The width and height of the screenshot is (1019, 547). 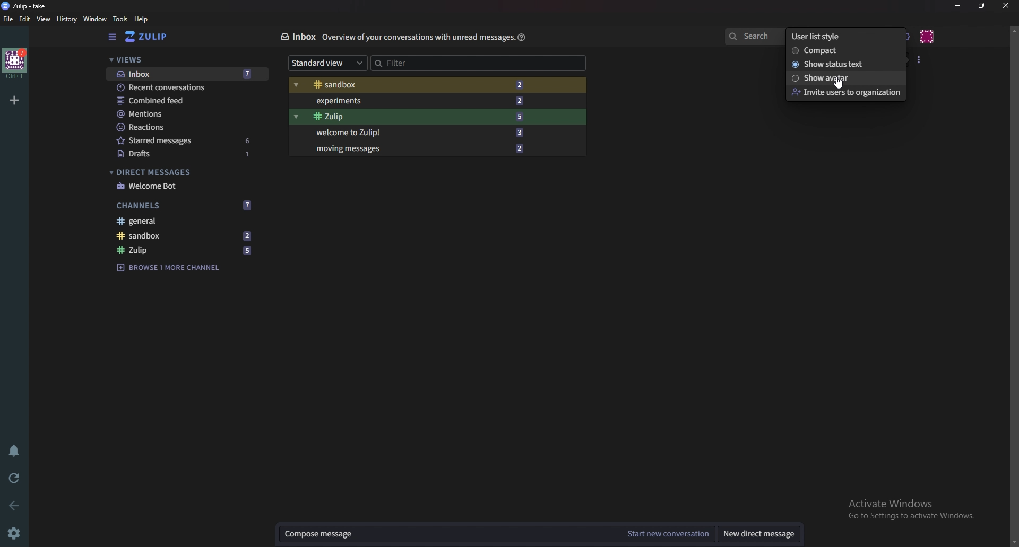 What do you see at coordinates (417, 38) in the screenshot?
I see `Info` at bounding box center [417, 38].